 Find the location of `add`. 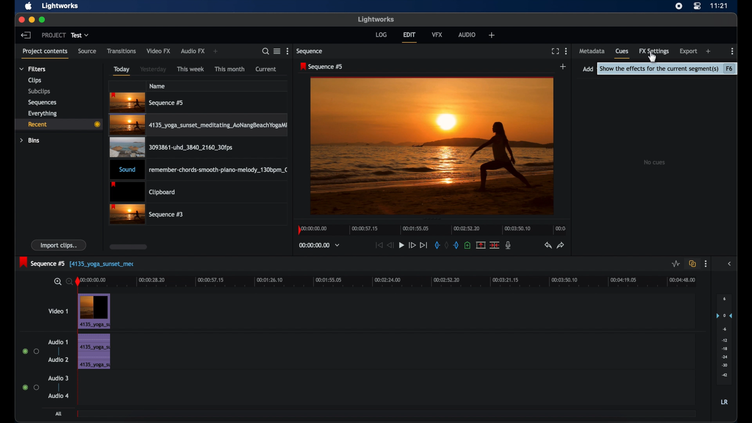

add is located at coordinates (709, 51).